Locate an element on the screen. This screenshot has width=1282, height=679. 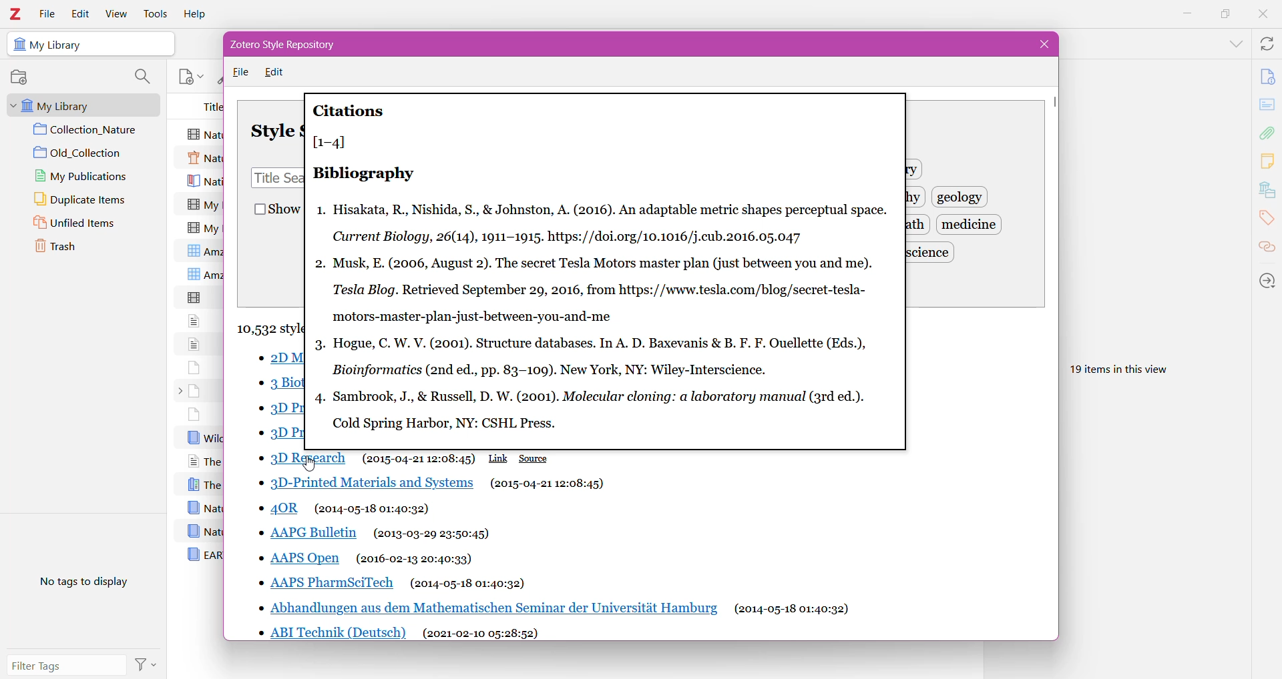
New Collection is located at coordinates (22, 77).